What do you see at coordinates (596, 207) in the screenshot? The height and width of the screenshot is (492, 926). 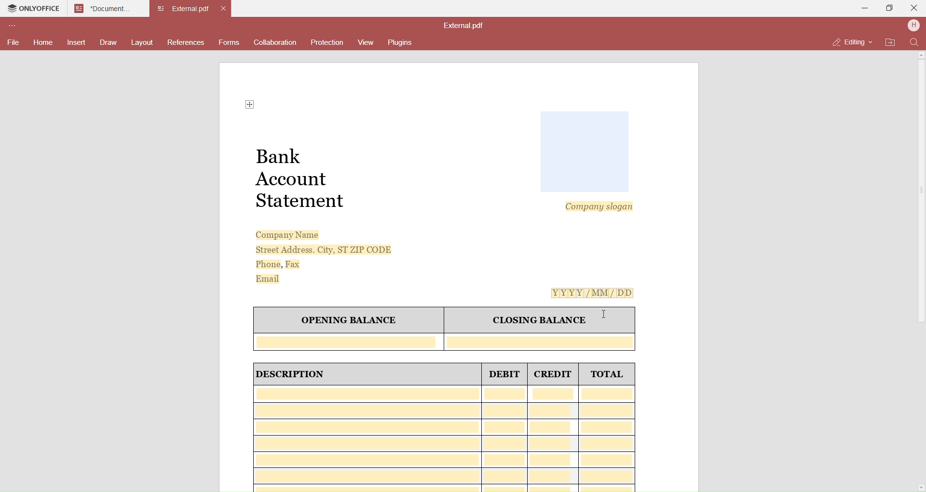 I see `Company slogan` at bounding box center [596, 207].